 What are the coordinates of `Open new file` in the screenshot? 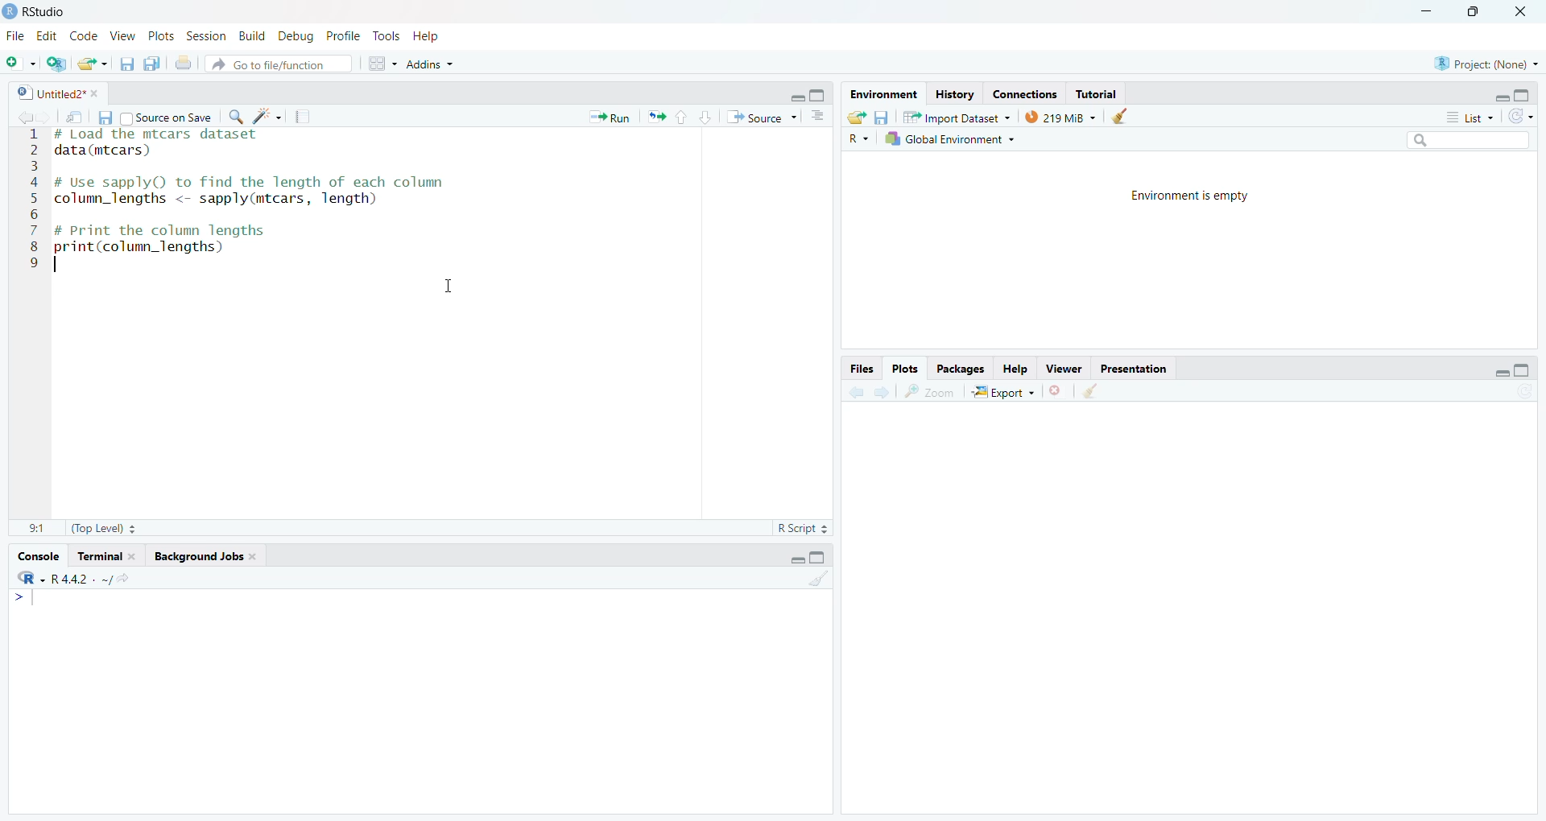 It's located at (21, 64).